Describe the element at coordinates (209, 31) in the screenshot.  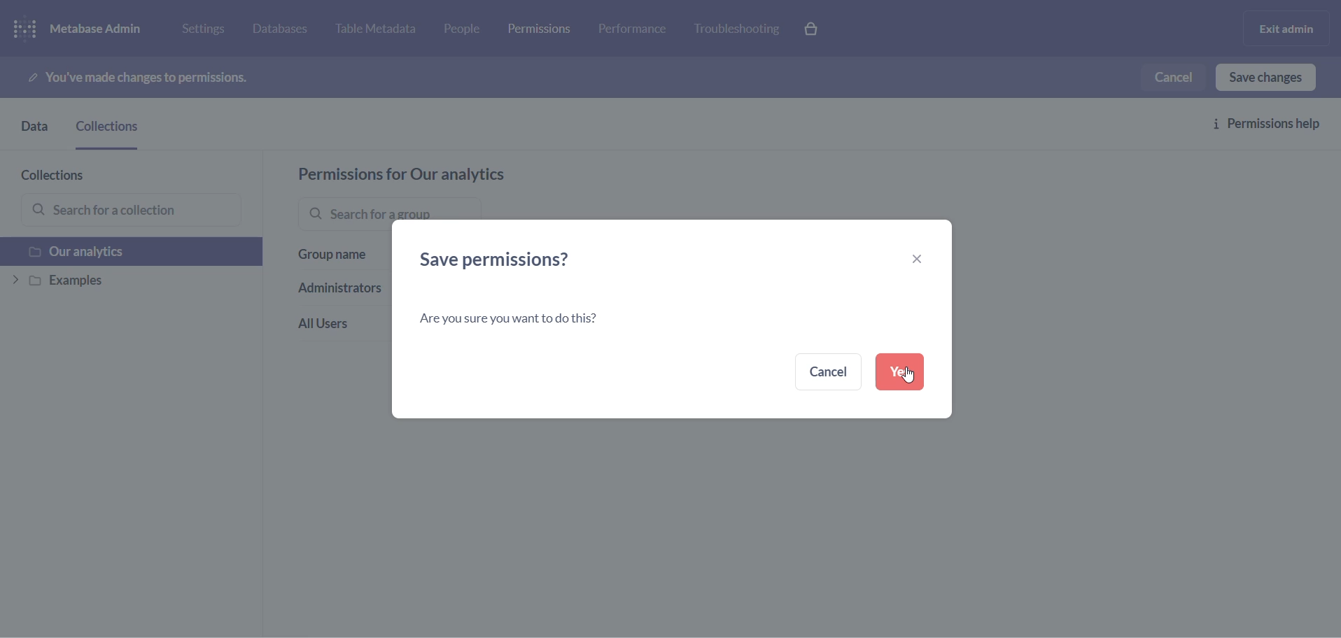
I see `settings` at that location.